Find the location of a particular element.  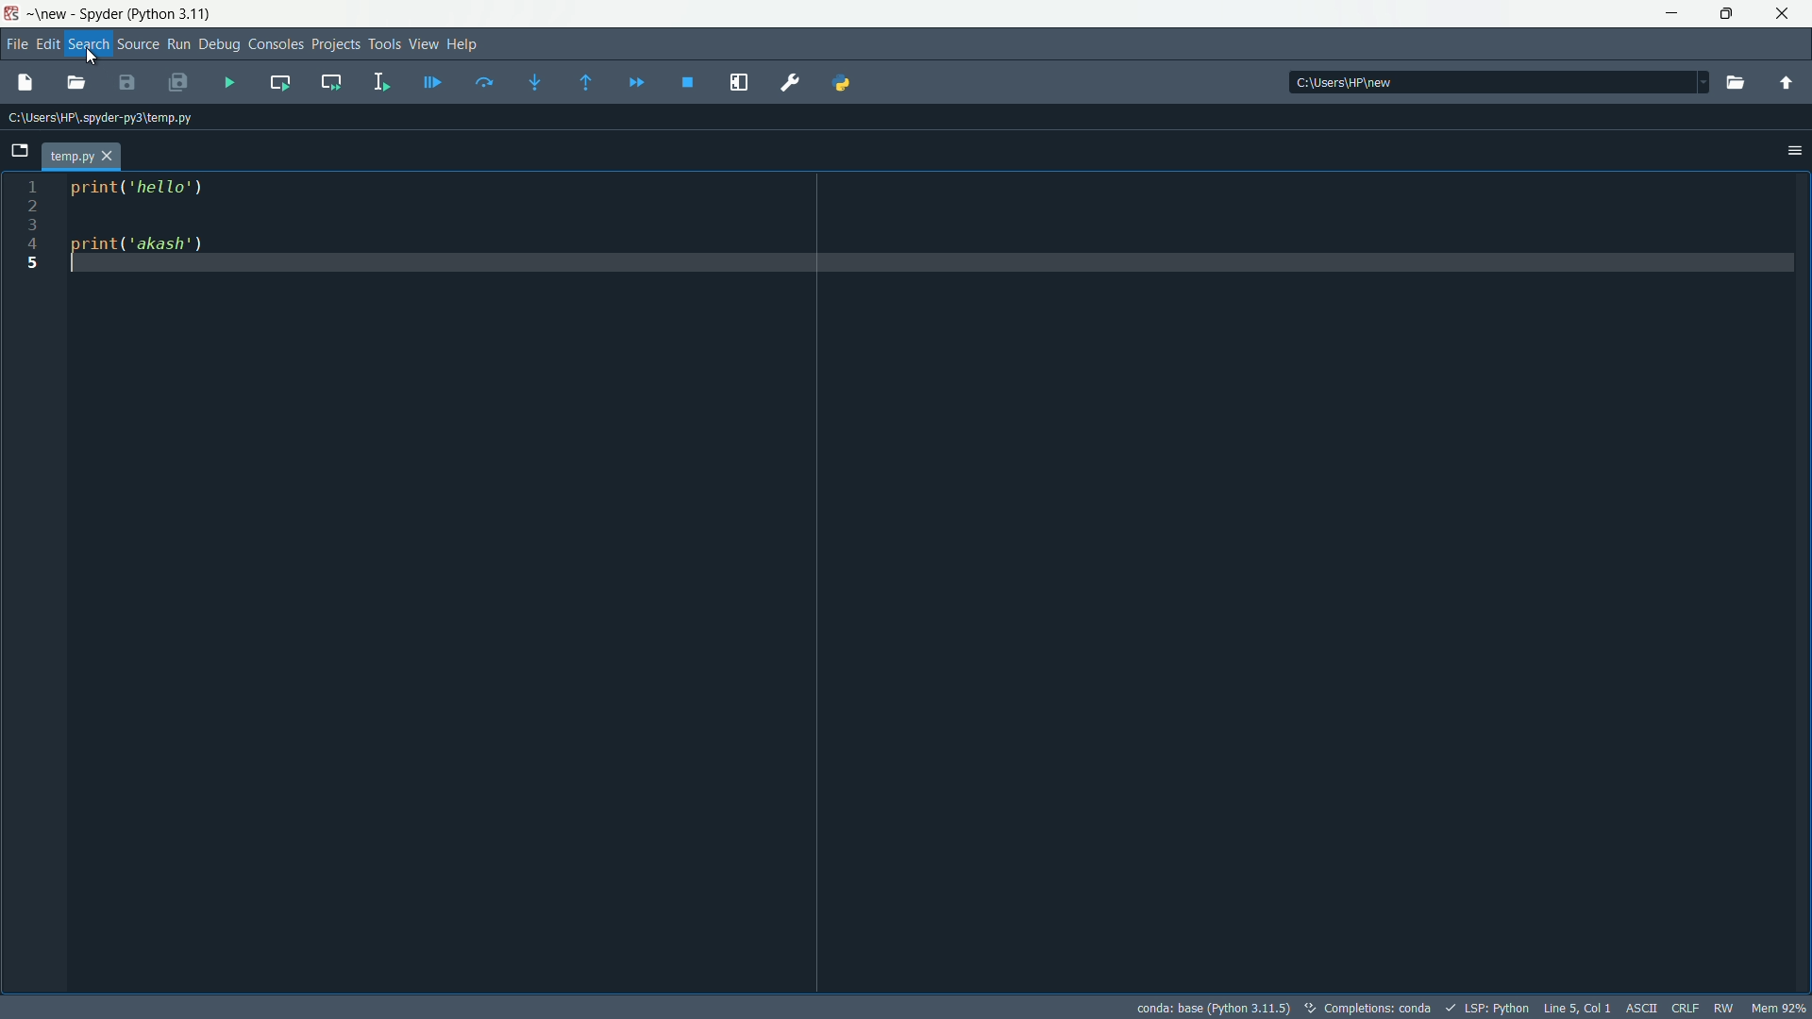

debug current line is located at coordinates (428, 82).